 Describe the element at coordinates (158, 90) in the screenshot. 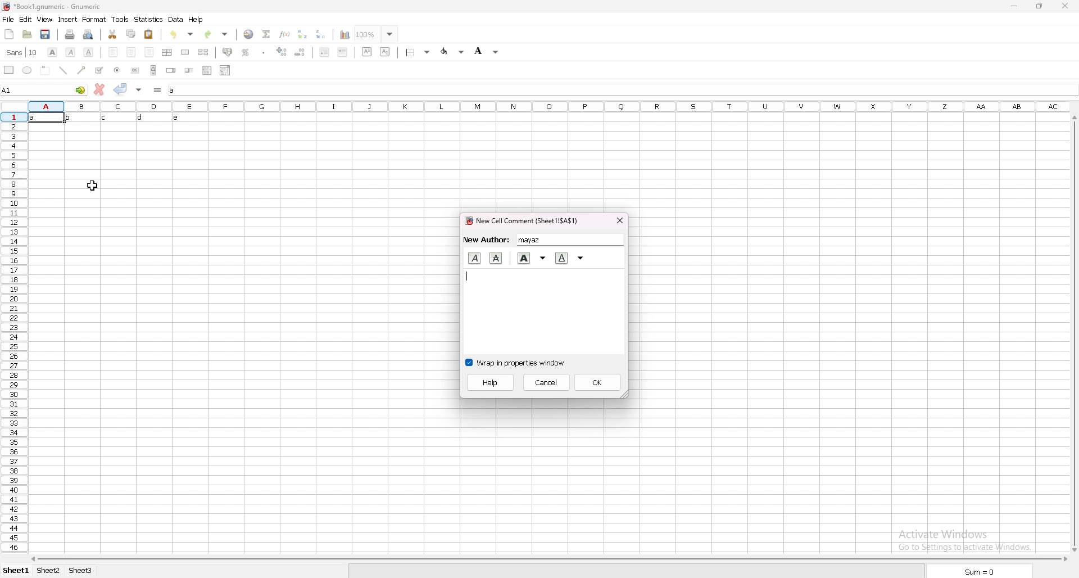

I see `formula` at that location.